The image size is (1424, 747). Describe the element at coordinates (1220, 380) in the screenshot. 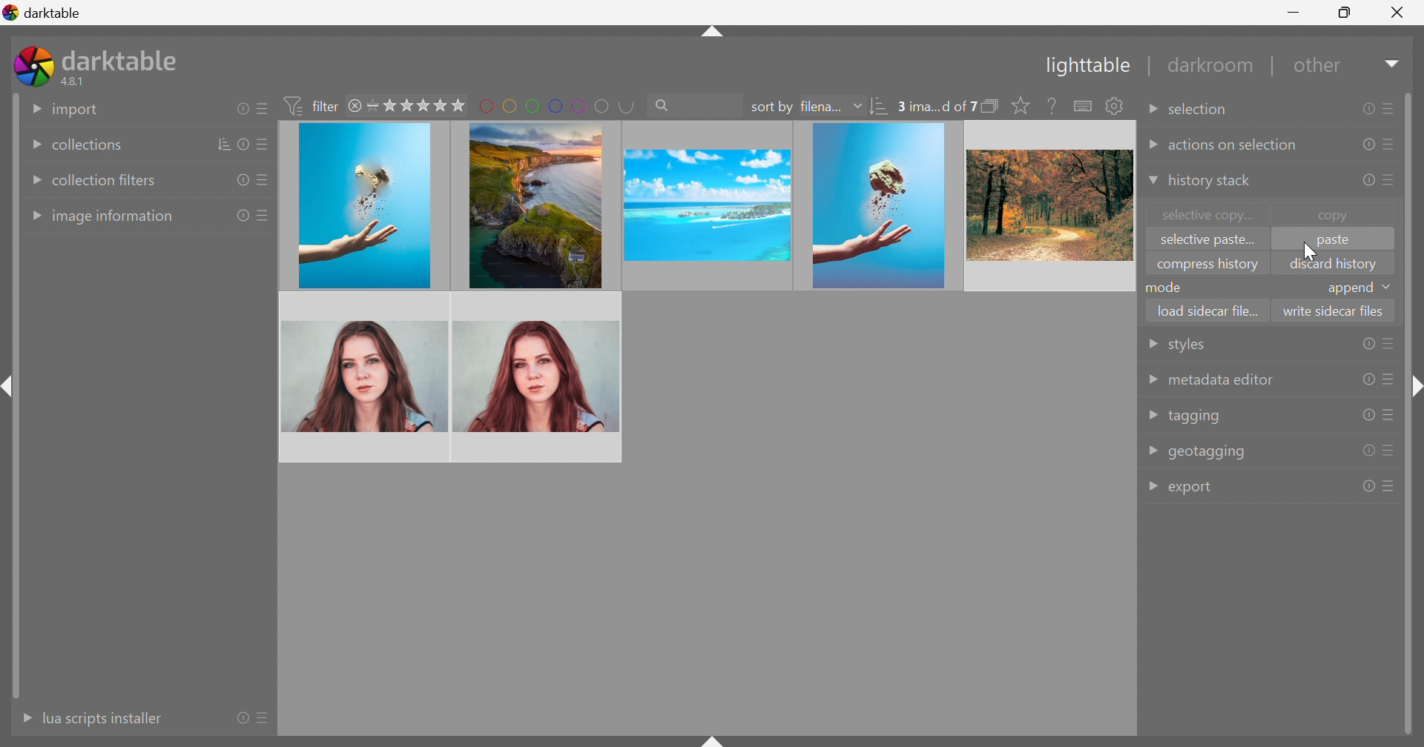

I see `metadata editor` at that location.